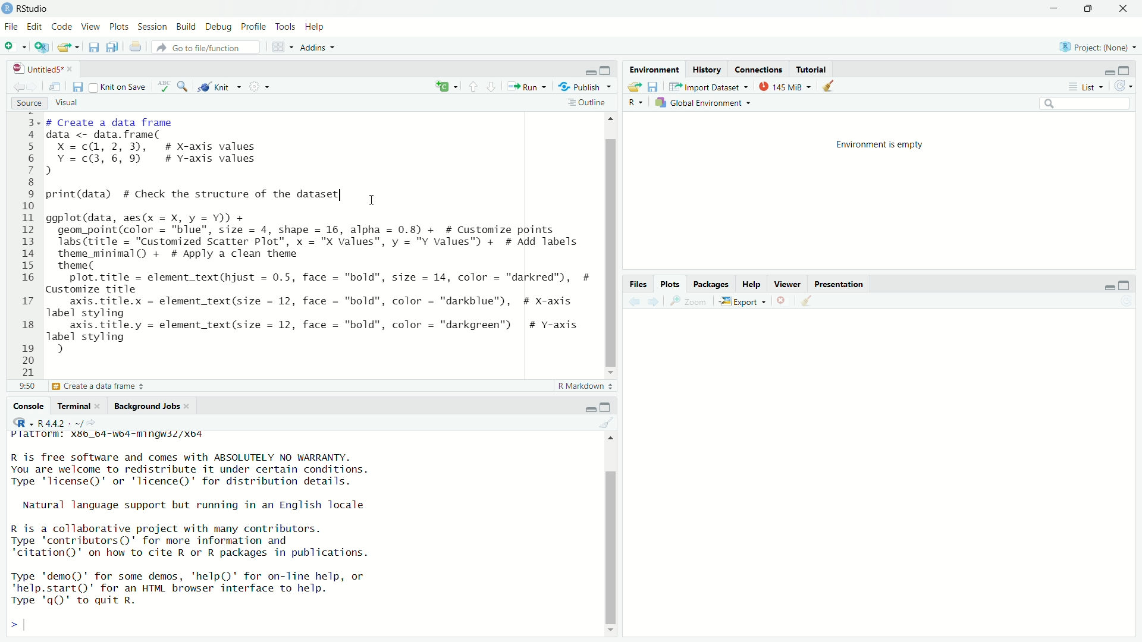  Describe the element at coordinates (607, 422) in the screenshot. I see `Clear console` at that location.